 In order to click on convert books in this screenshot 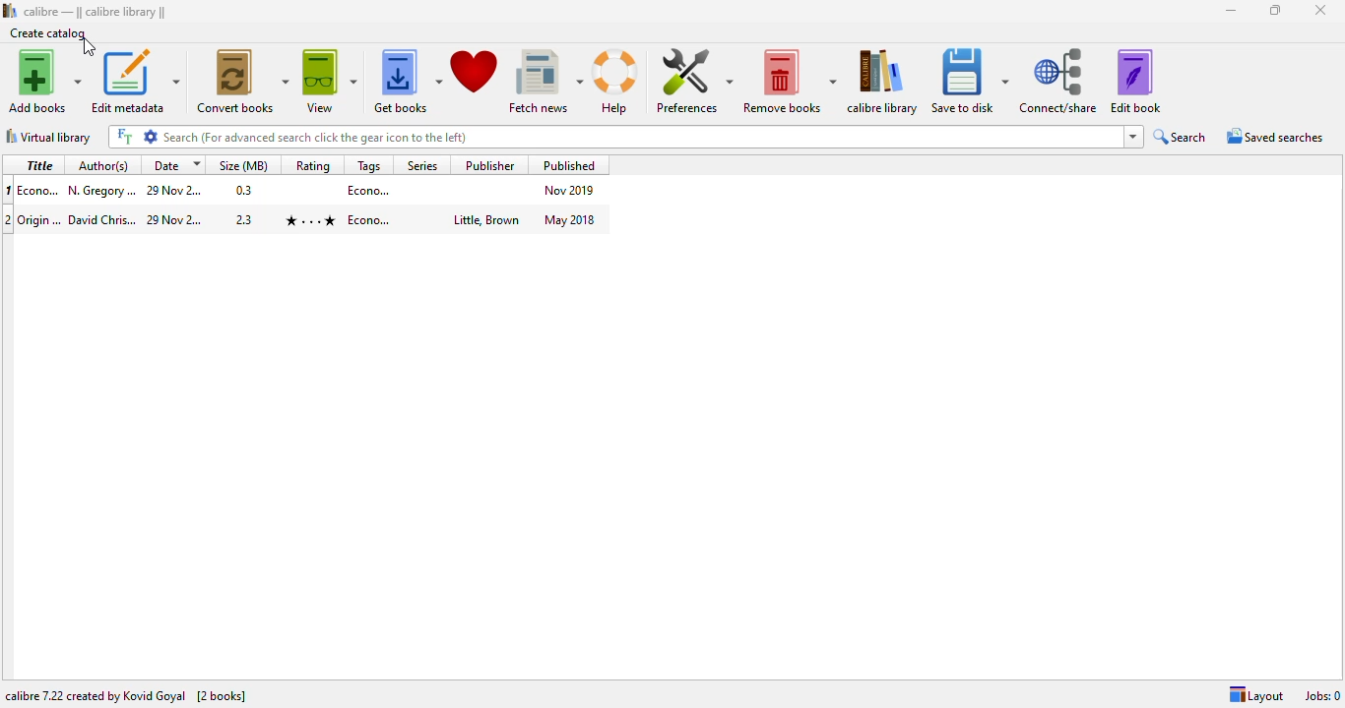, I will do `click(241, 81)`.